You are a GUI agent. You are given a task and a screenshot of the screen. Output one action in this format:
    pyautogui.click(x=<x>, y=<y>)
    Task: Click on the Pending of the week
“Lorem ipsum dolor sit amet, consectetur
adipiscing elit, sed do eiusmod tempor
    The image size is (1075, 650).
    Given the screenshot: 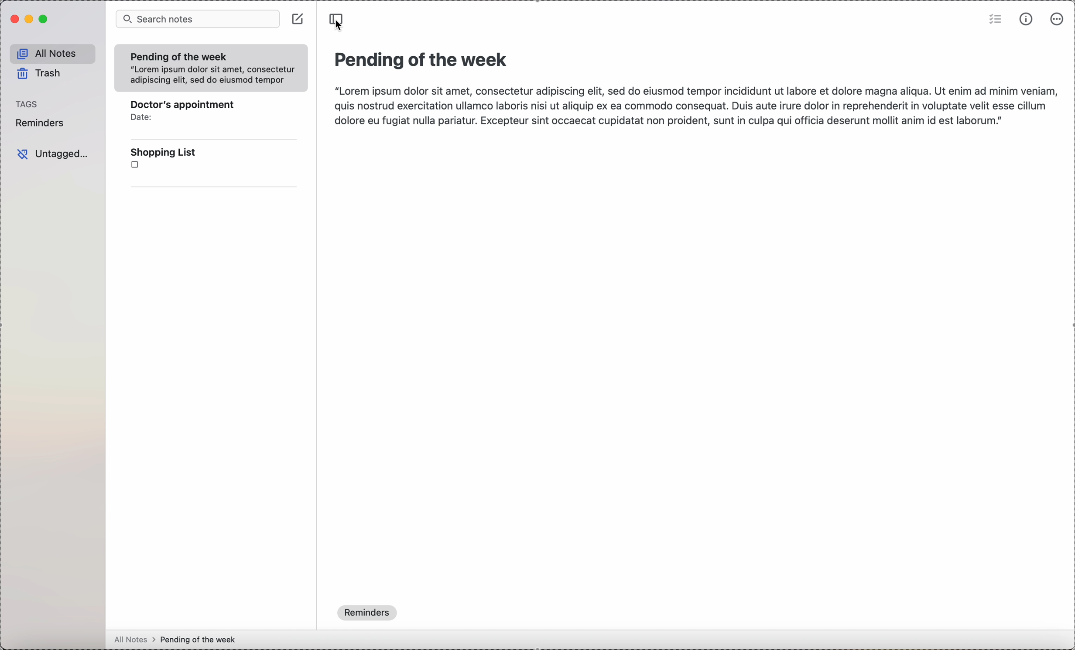 What is the action you would take?
    pyautogui.click(x=209, y=70)
    